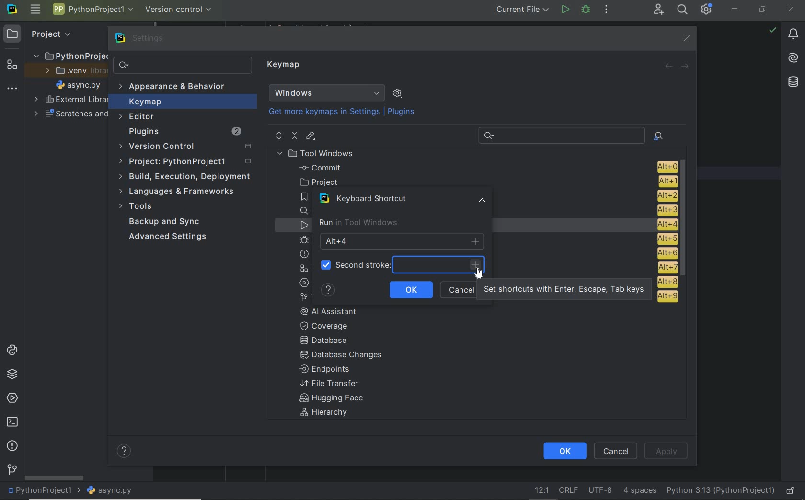 This screenshot has width=805, height=500. I want to click on current file, so click(519, 11).